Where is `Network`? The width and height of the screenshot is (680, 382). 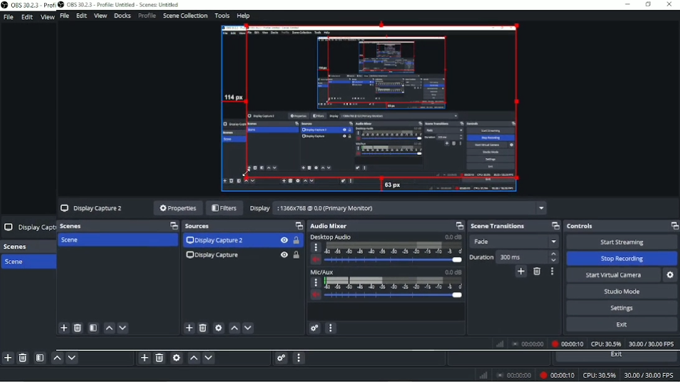
Network is located at coordinates (484, 375).